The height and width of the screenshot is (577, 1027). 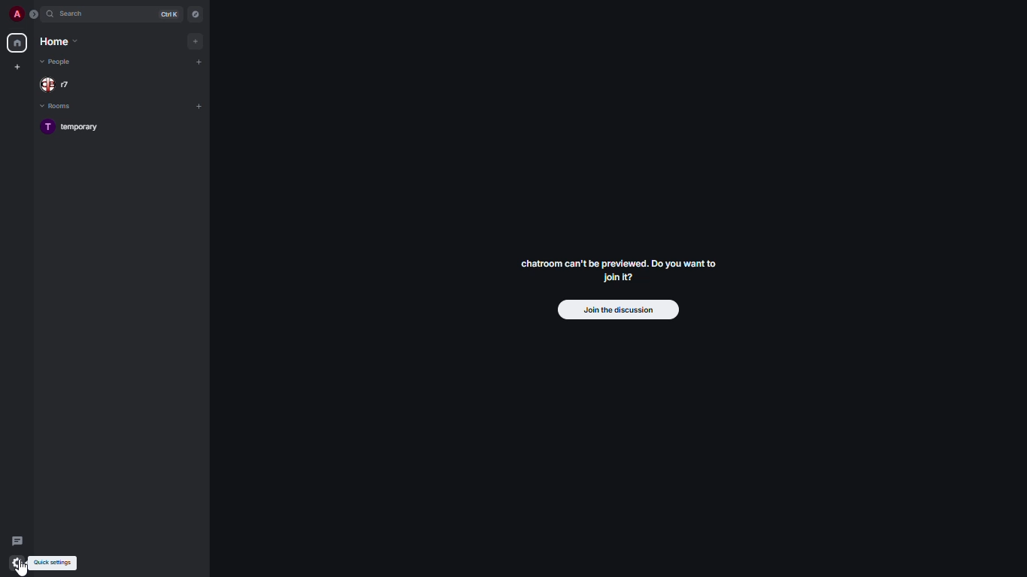 I want to click on navigator, so click(x=195, y=14).